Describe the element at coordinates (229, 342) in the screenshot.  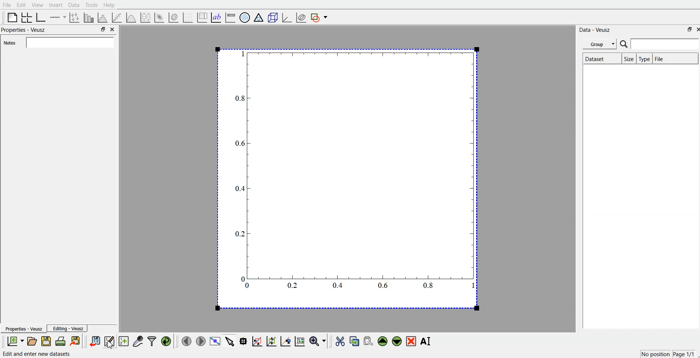
I see `select items` at that location.